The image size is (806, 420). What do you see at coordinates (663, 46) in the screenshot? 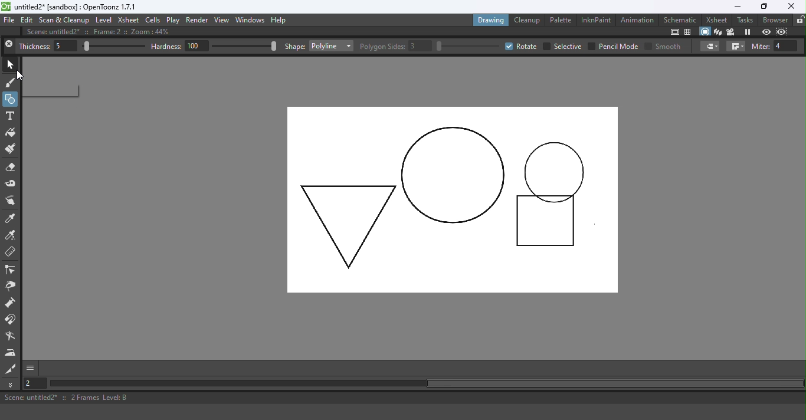
I see `Smooth` at bounding box center [663, 46].